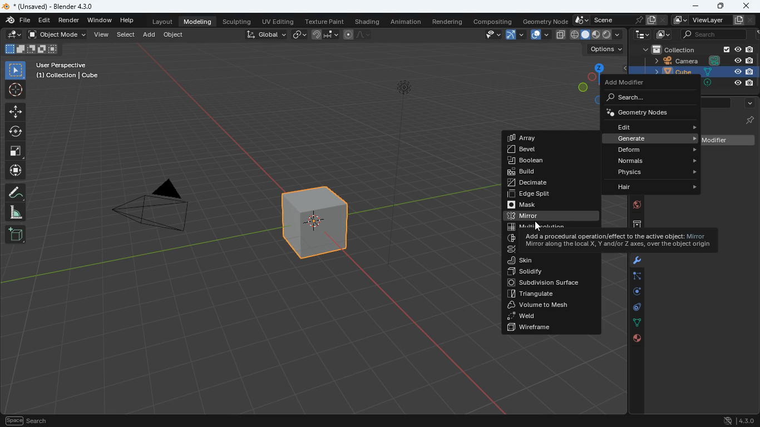  I want to click on minimize, so click(694, 7).